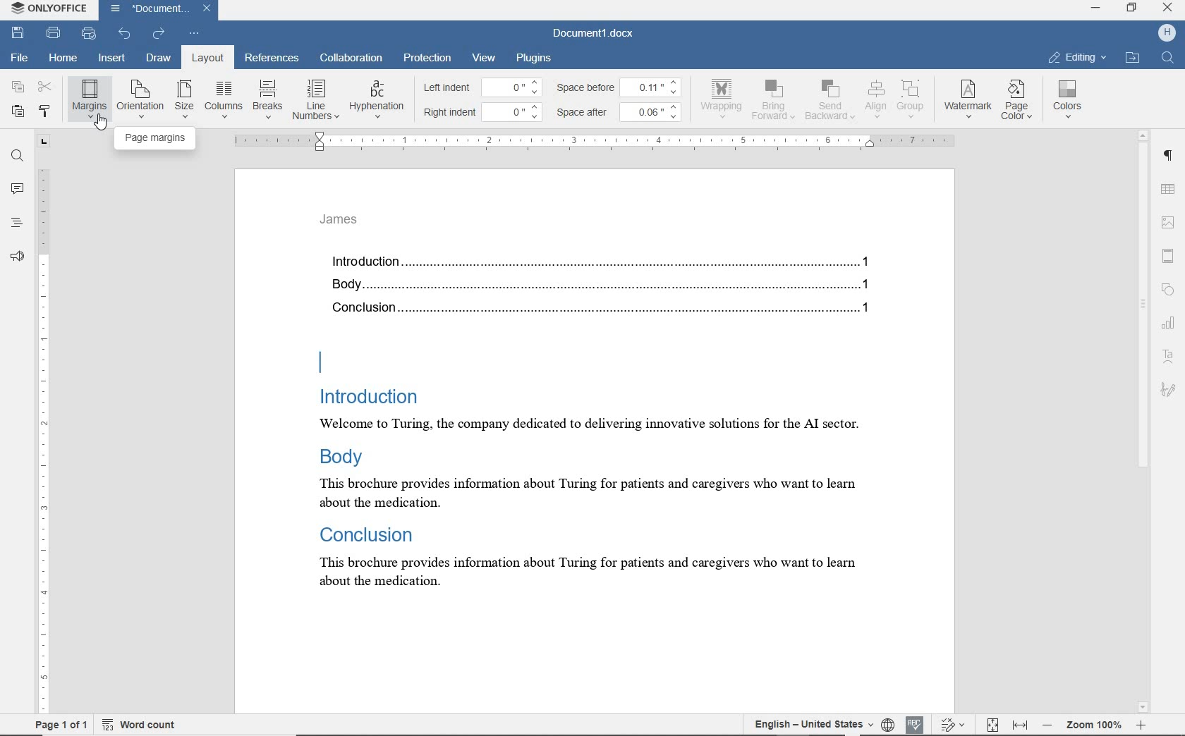 This screenshot has width=1185, height=736. What do you see at coordinates (195, 34) in the screenshot?
I see `customize quick access ` at bounding box center [195, 34].